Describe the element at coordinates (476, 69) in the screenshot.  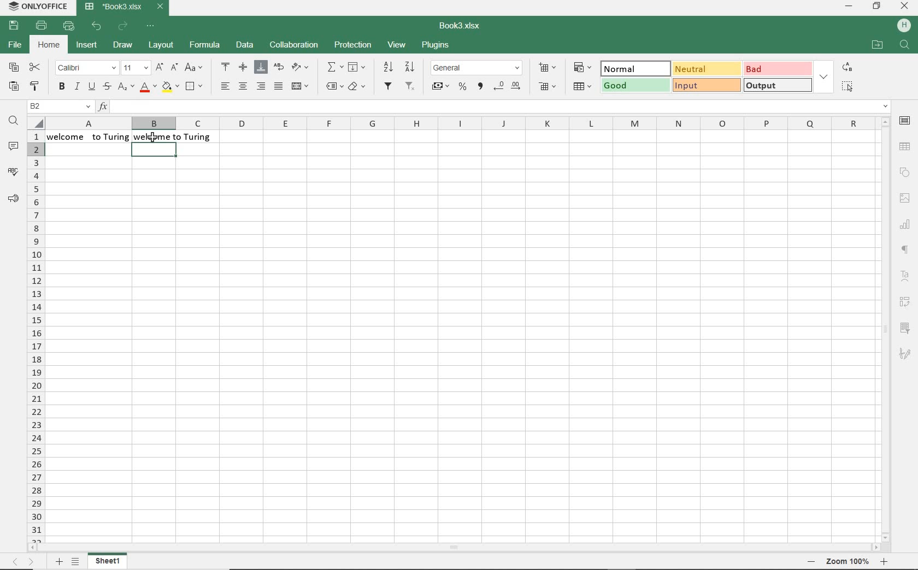
I see `number format` at that location.